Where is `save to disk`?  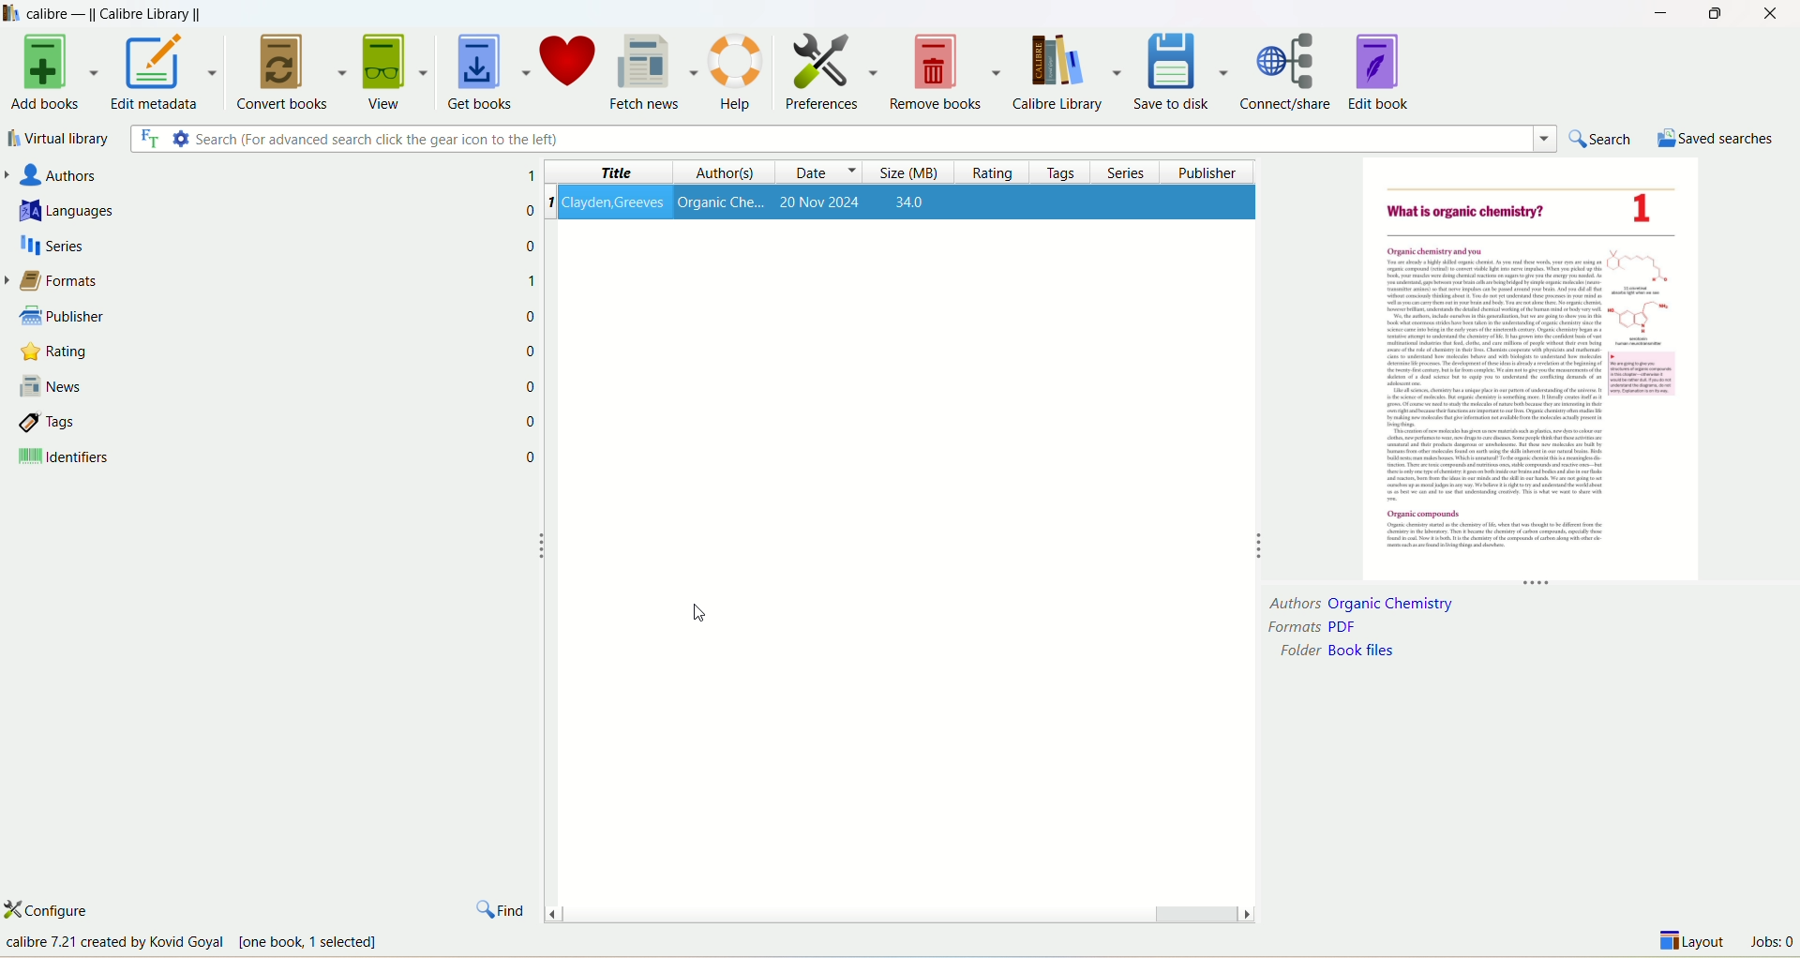 save to disk is located at coordinates (1184, 69).